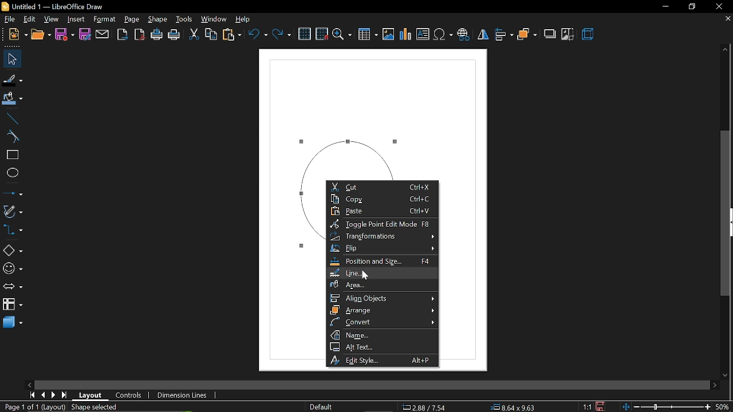 The image size is (733, 412). Describe the element at coordinates (94, 407) in the screenshot. I see `shape selected` at that location.